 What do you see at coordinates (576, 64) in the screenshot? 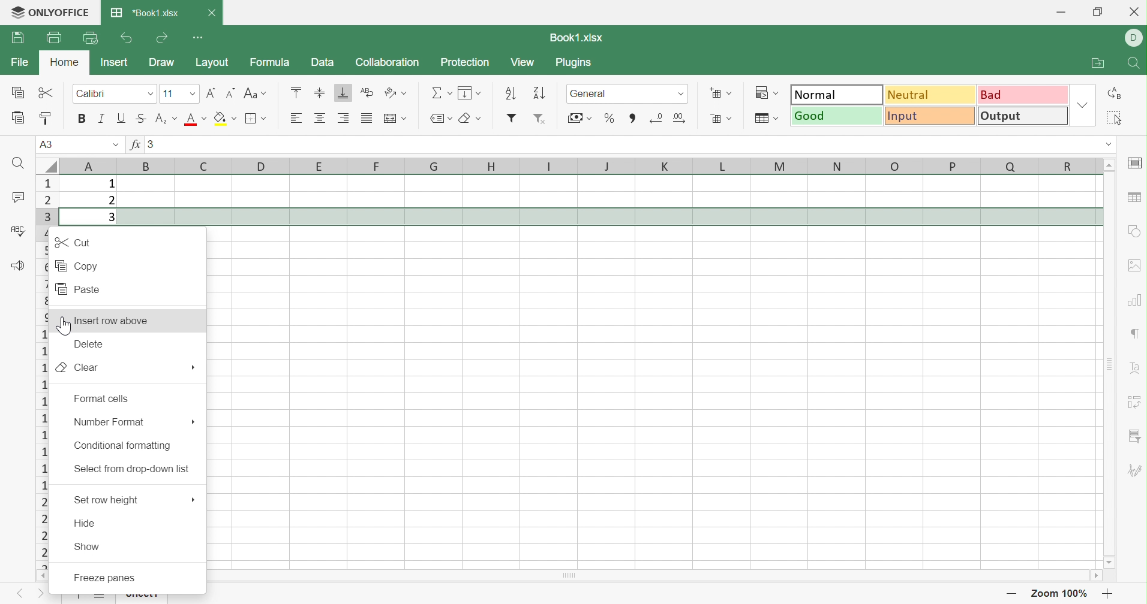
I see `Plugins` at bounding box center [576, 64].